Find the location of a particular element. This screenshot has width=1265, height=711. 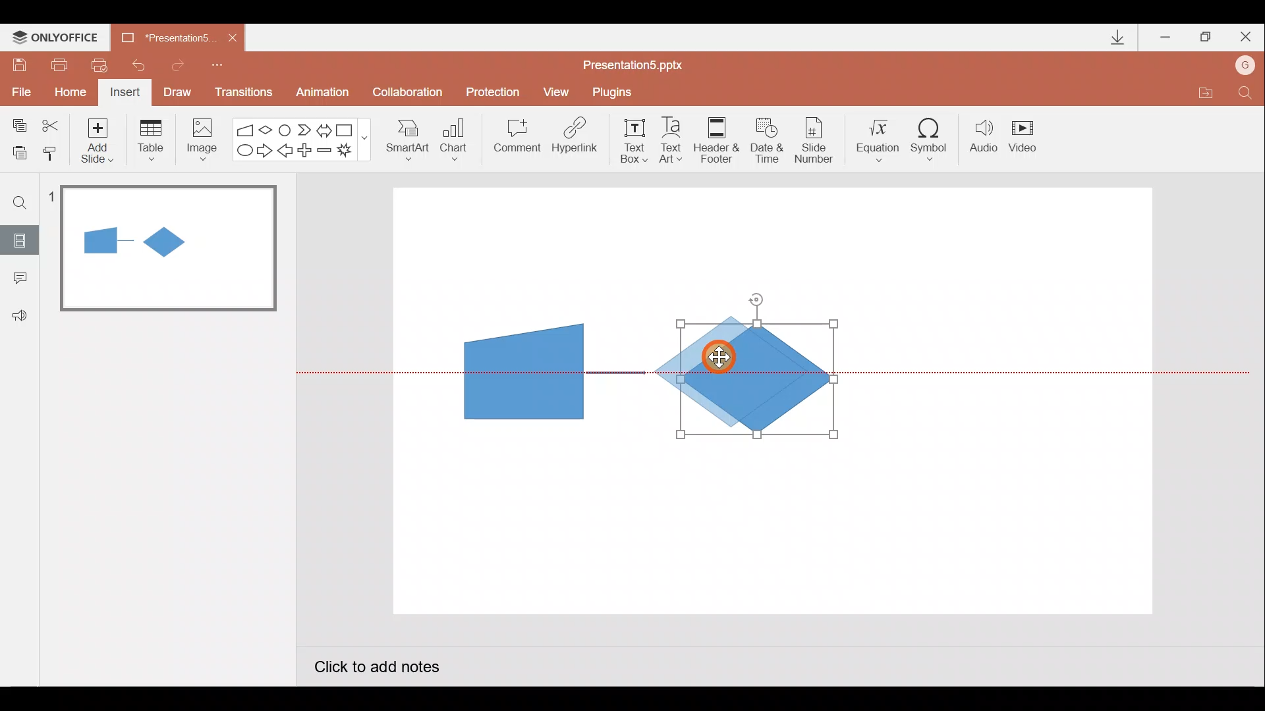

Slide pane is located at coordinates (171, 381).